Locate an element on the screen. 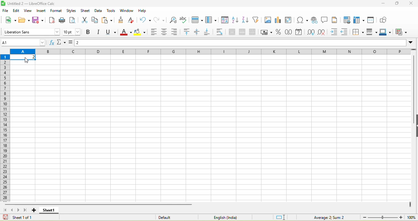 This screenshot has height=221, width=418. background color is located at coordinates (141, 32).